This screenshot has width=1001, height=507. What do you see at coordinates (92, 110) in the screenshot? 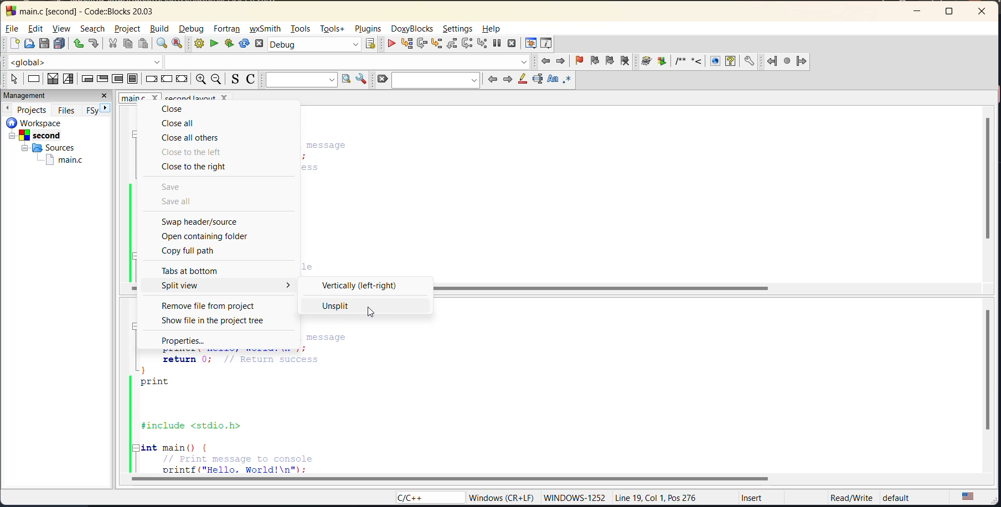
I see `FSy` at bounding box center [92, 110].